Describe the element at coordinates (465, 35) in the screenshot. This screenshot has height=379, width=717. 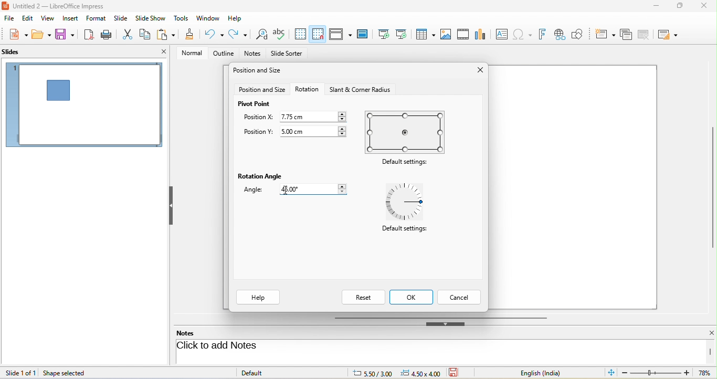
I see `audio or video` at that location.